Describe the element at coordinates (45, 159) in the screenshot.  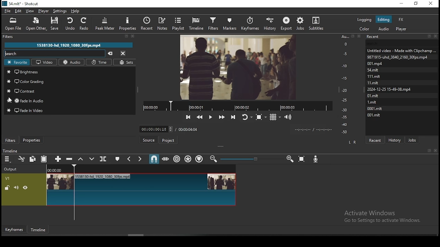
I see `paste` at that location.